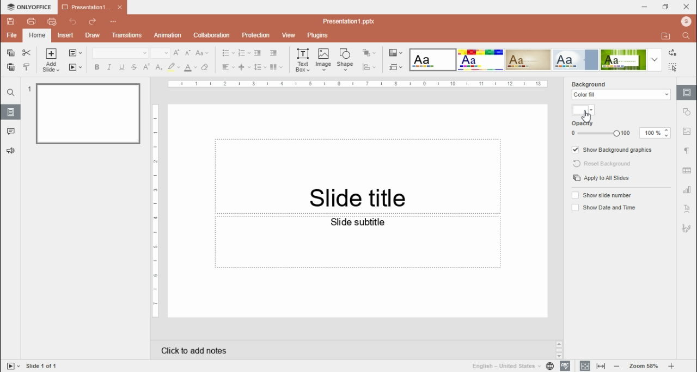 The image size is (697, 372). What do you see at coordinates (665, 7) in the screenshot?
I see `restore` at bounding box center [665, 7].